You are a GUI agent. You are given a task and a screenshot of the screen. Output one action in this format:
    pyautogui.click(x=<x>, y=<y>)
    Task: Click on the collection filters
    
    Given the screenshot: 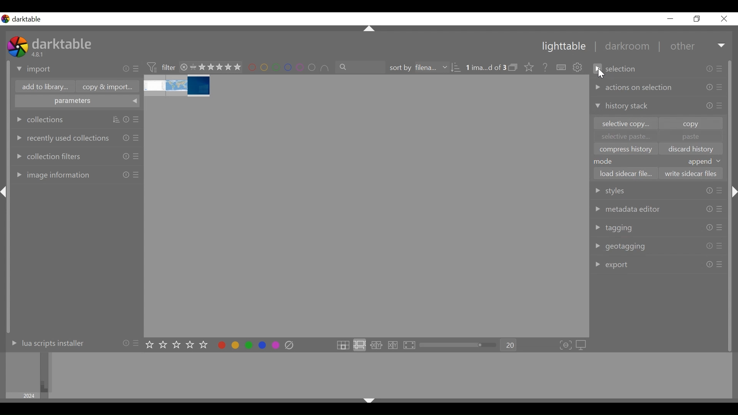 What is the action you would take?
    pyautogui.click(x=48, y=155)
    